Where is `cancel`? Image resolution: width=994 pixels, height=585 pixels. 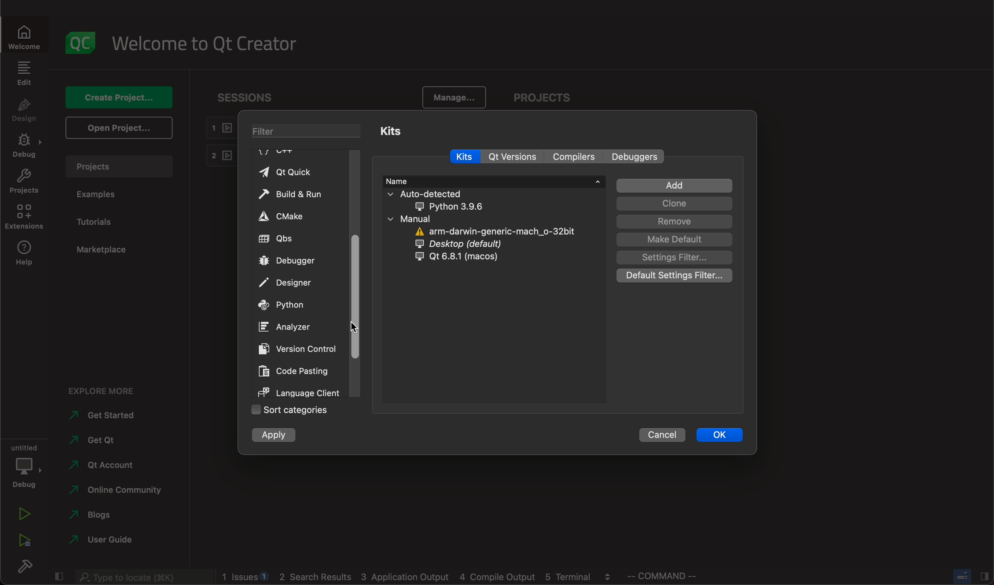 cancel is located at coordinates (660, 434).